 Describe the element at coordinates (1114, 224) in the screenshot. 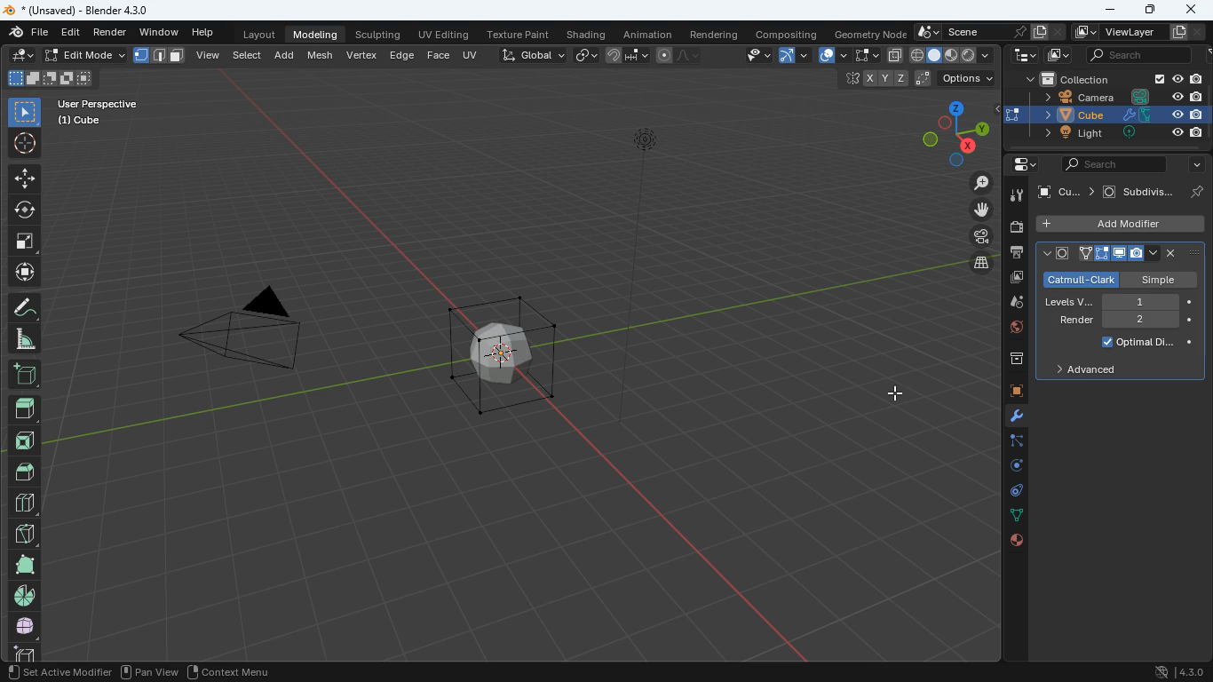

I see `add modifier` at that location.